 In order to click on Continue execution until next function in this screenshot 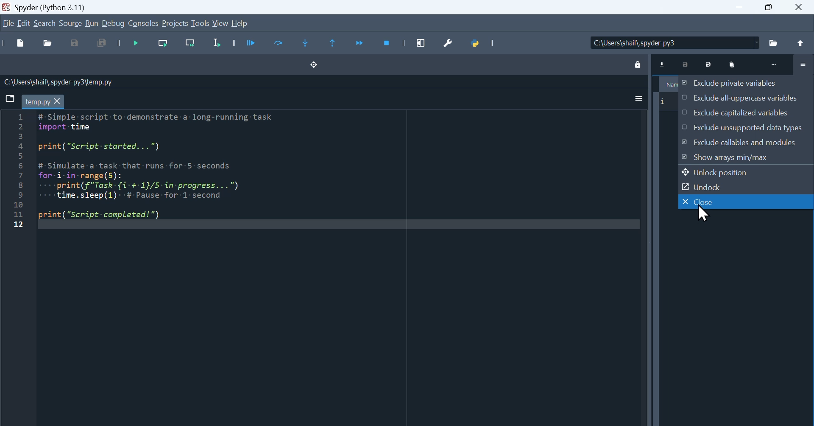, I will do `click(362, 44)`.